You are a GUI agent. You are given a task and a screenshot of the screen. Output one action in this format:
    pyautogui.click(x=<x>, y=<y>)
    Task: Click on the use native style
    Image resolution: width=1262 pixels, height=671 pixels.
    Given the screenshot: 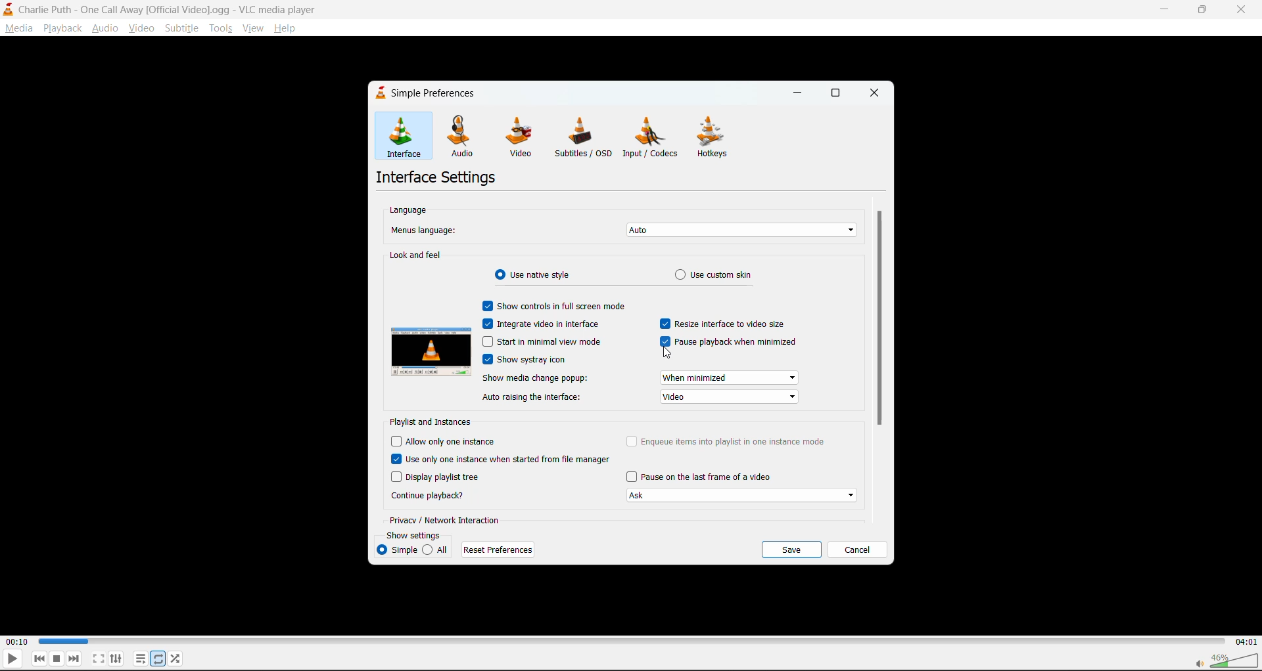 What is the action you would take?
    pyautogui.click(x=544, y=275)
    